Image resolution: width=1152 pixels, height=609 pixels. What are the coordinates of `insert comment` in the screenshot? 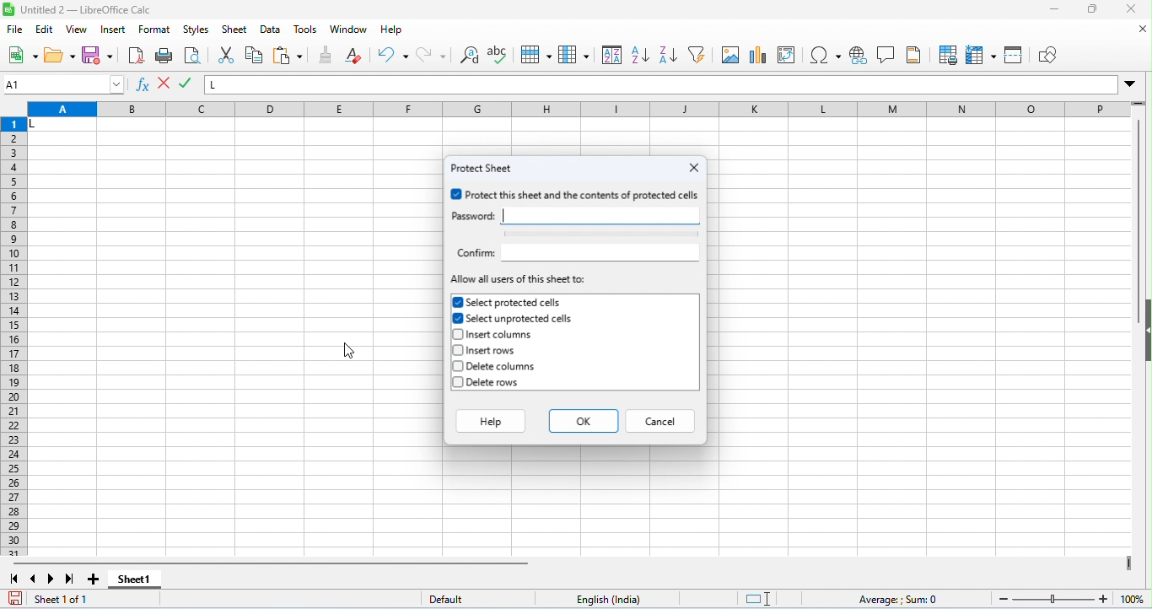 It's located at (887, 55).